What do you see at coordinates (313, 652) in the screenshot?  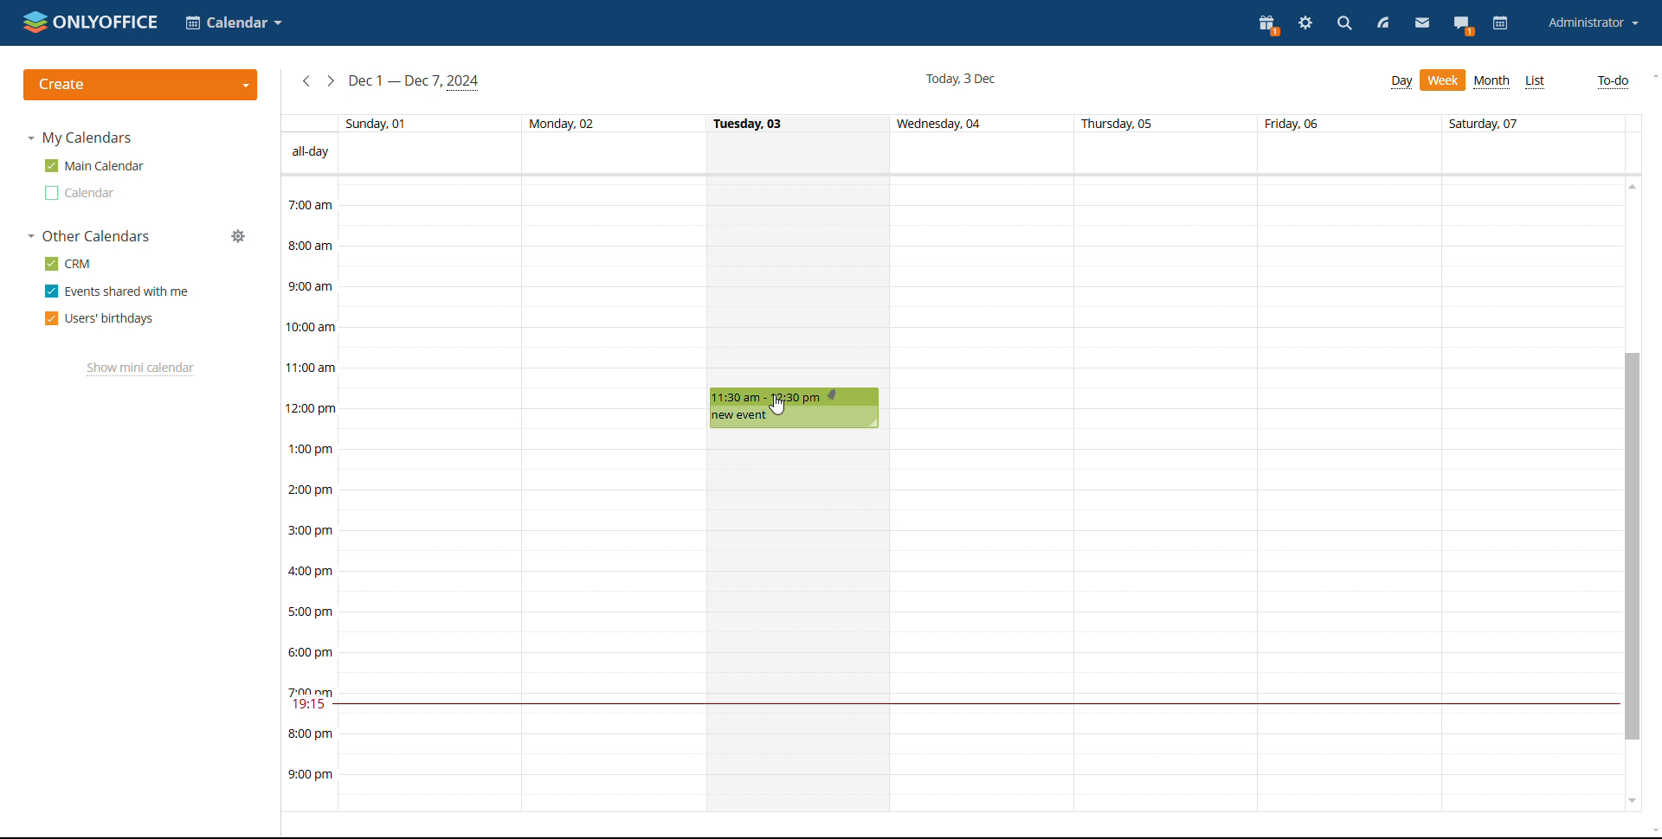 I see `6:00 pm` at bounding box center [313, 652].